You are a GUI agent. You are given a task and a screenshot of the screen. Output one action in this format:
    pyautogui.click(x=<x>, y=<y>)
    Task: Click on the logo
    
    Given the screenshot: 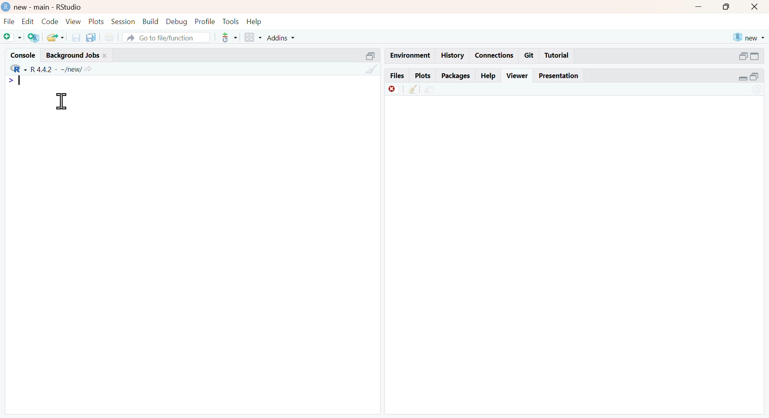 What is the action you would take?
    pyautogui.click(x=6, y=6)
    